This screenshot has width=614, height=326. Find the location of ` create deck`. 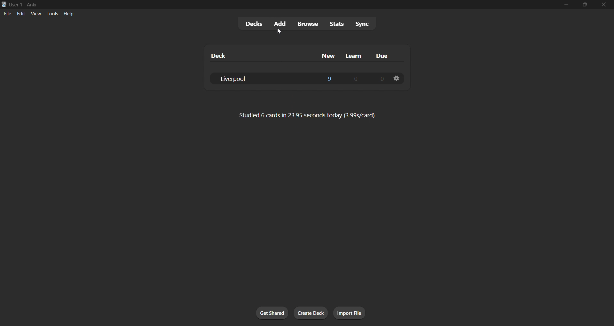

 create deck is located at coordinates (311, 313).